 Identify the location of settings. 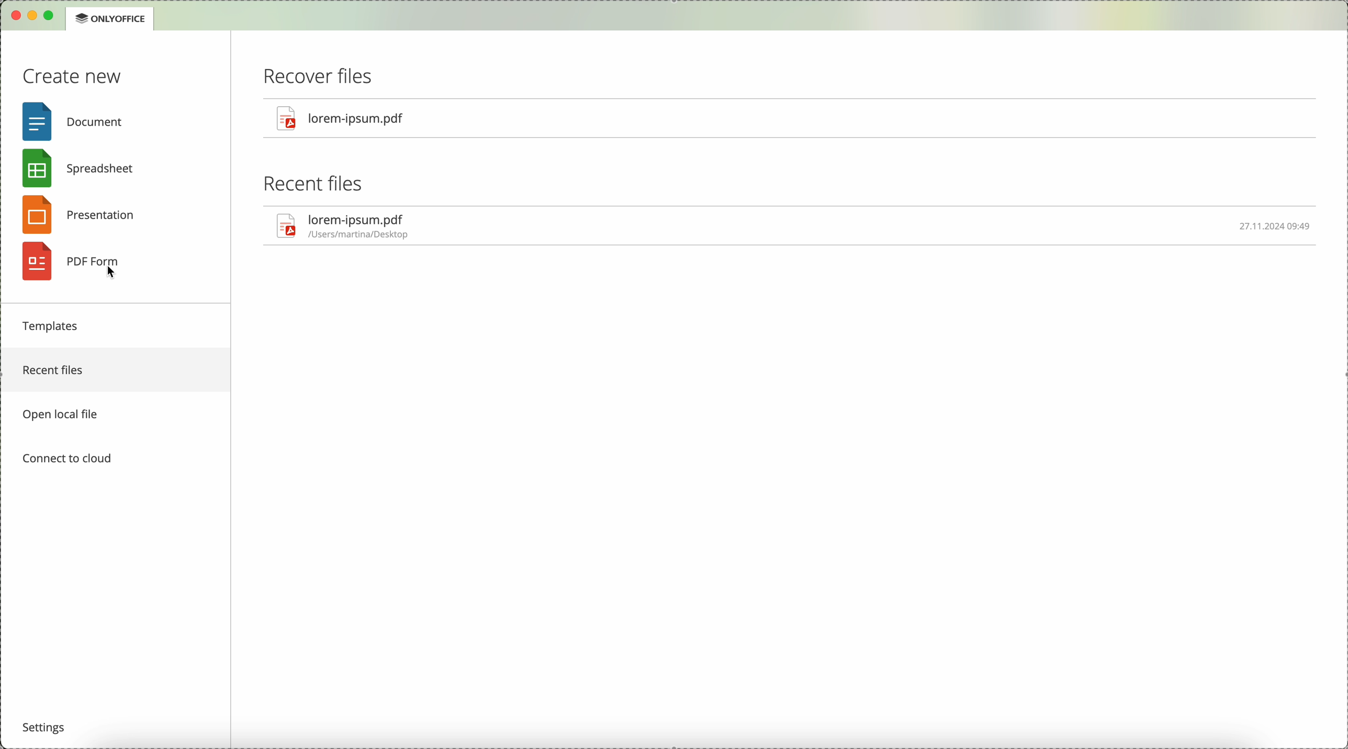
(48, 725).